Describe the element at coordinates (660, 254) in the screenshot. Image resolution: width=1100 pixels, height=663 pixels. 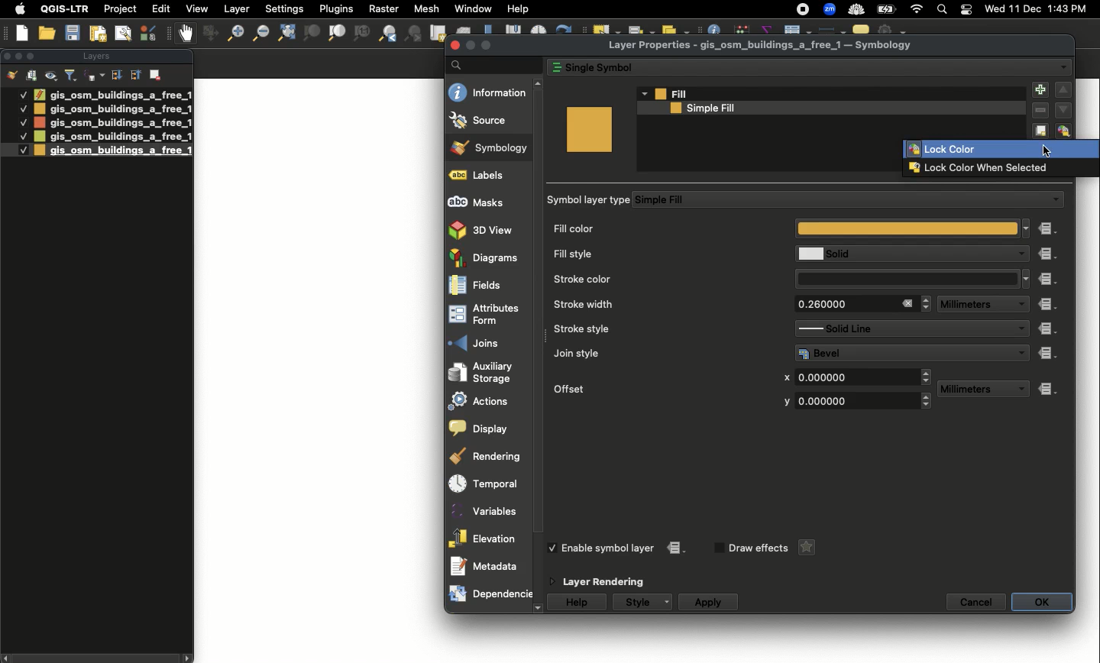
I see `Fill style` at that location.